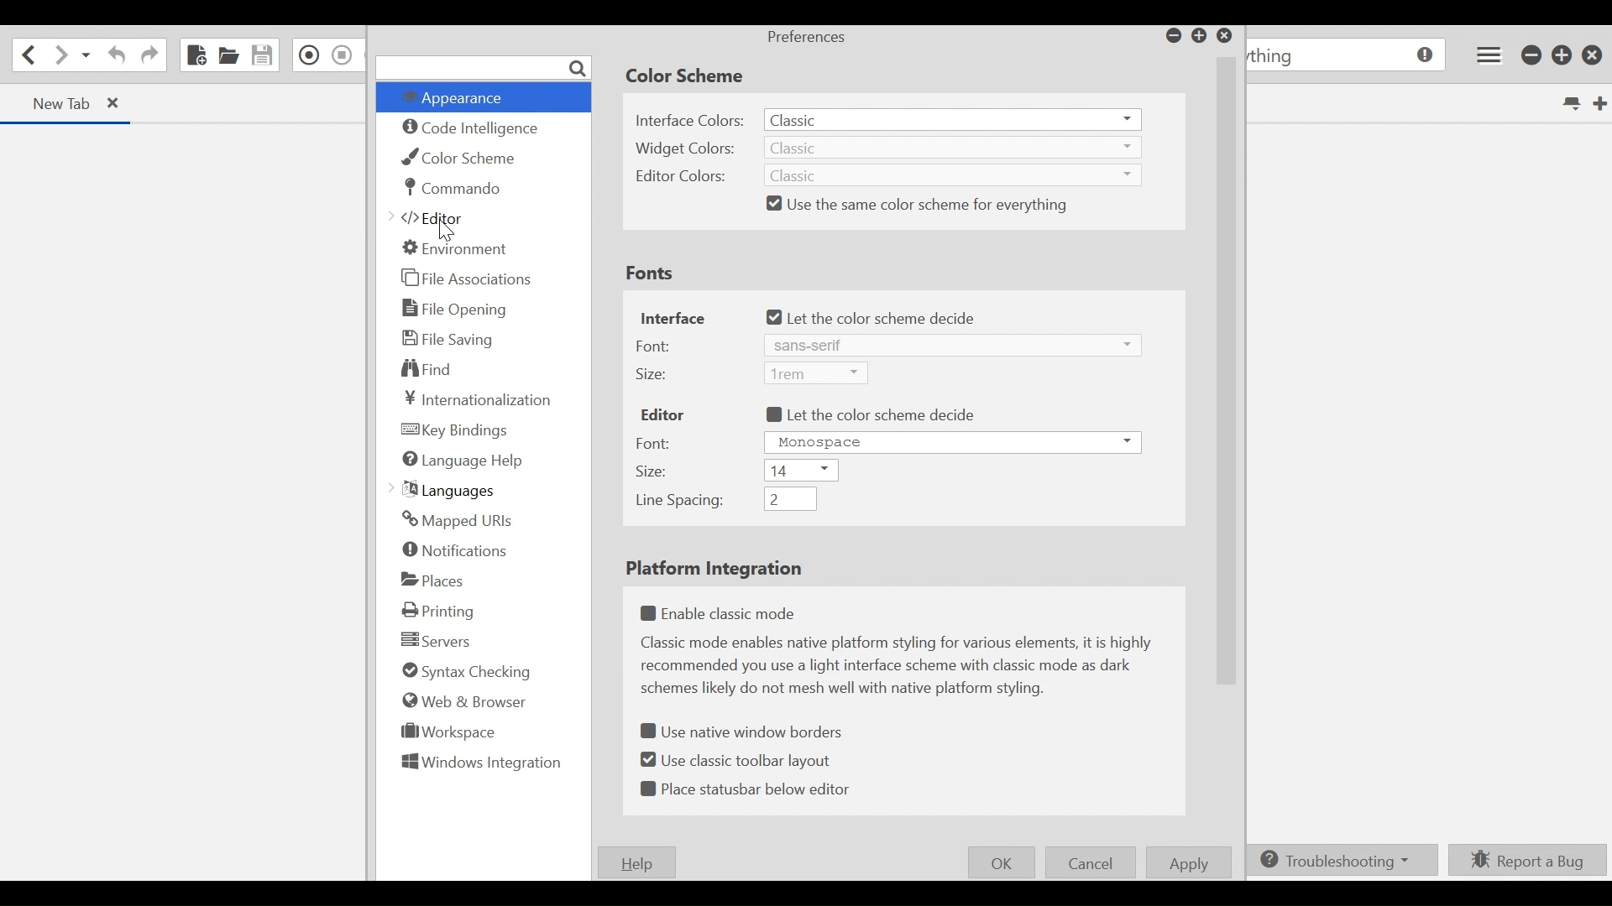  What do you see at coordinates (1573, 102) in the screenshot?
I see `List all tabs` at bounding box center [1573, 102].